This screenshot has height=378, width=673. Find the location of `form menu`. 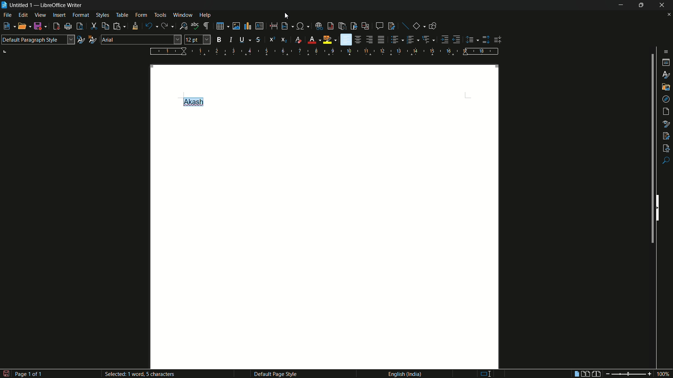

form menu is located at coordinates (141, 15).